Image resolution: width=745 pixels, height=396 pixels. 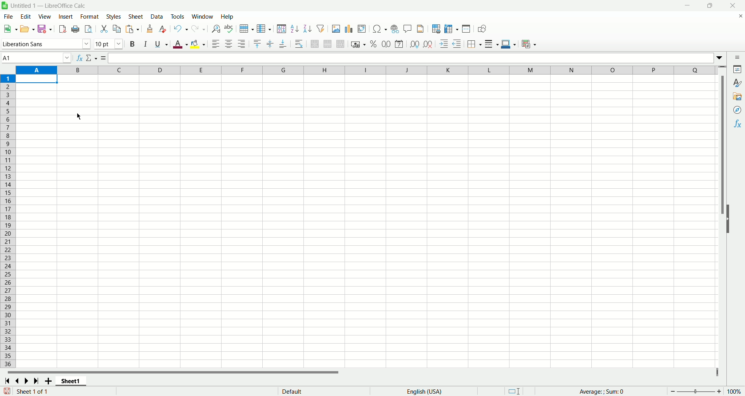 What do you see at coordinates (45, 30) in the screenshot?
I see `save` at bounding box center [45, 30].